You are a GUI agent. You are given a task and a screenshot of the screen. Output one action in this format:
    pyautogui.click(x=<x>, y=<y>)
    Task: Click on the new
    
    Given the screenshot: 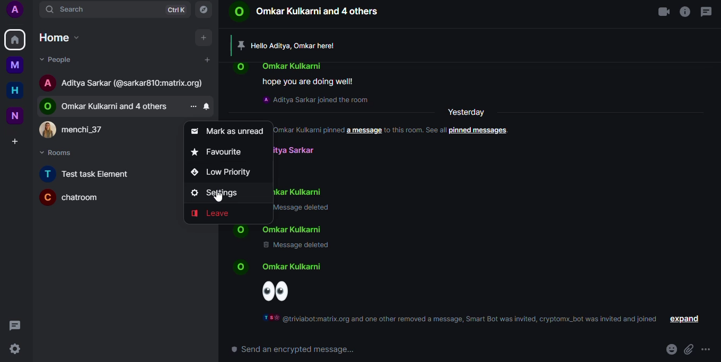 What is the action you would take?
    pyautogui.click(x=15, y=115)
    